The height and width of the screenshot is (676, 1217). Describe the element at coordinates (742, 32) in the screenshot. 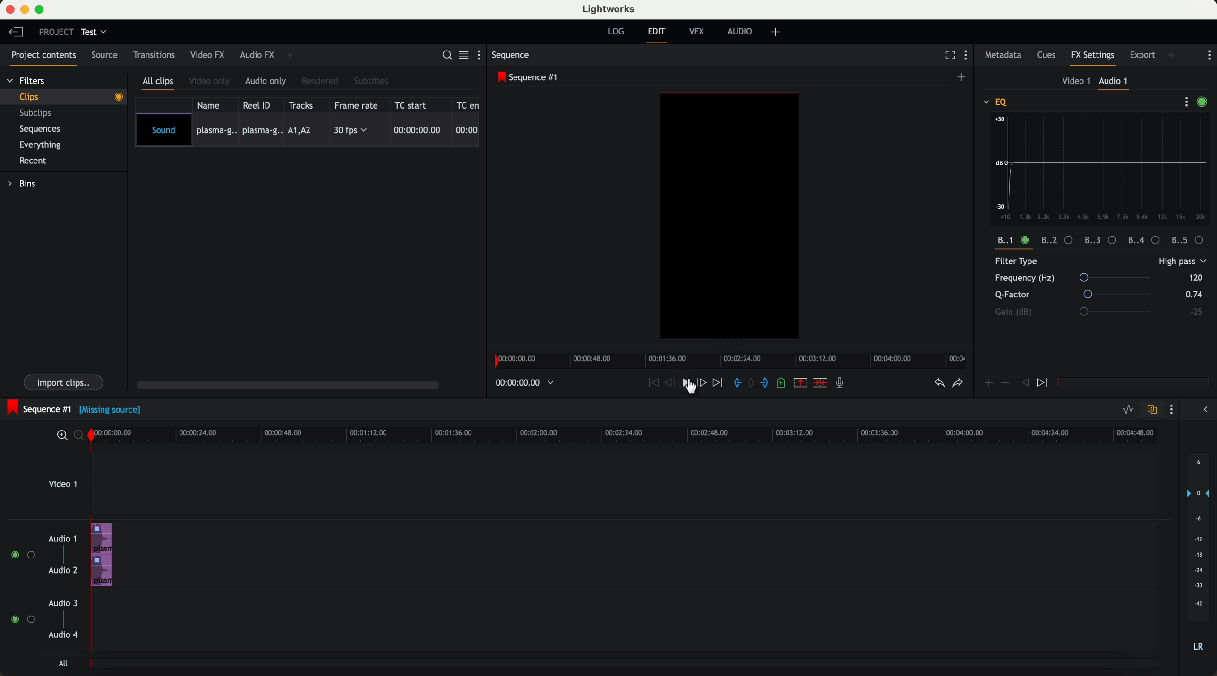

I see `audio` at that location.